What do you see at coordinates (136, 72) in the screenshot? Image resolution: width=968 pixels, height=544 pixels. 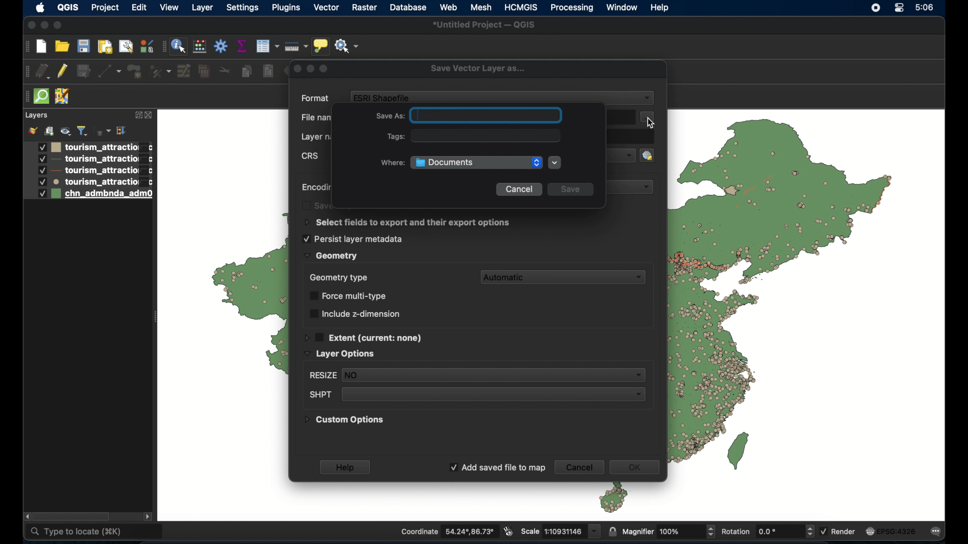 I see `add polygon feature` at bounding box center [136, 72].